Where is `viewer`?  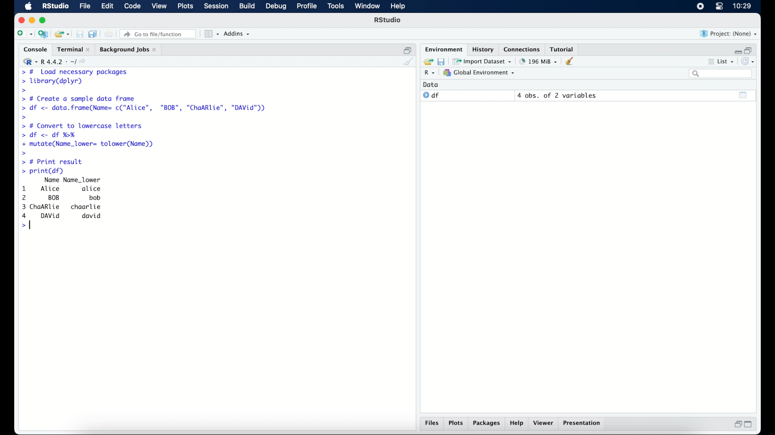
viewer is located at coordinates (545, 424).